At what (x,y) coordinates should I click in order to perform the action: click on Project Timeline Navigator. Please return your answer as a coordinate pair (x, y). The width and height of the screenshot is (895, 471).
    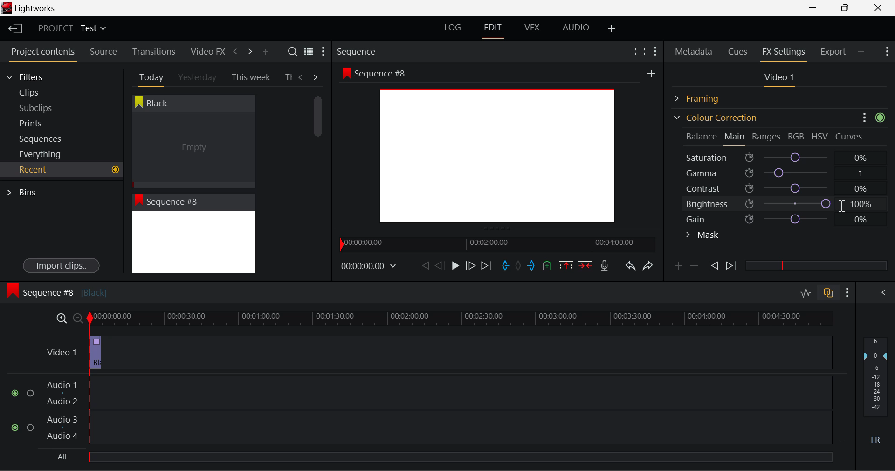
    Looking at the image, I should click on (496, 244).